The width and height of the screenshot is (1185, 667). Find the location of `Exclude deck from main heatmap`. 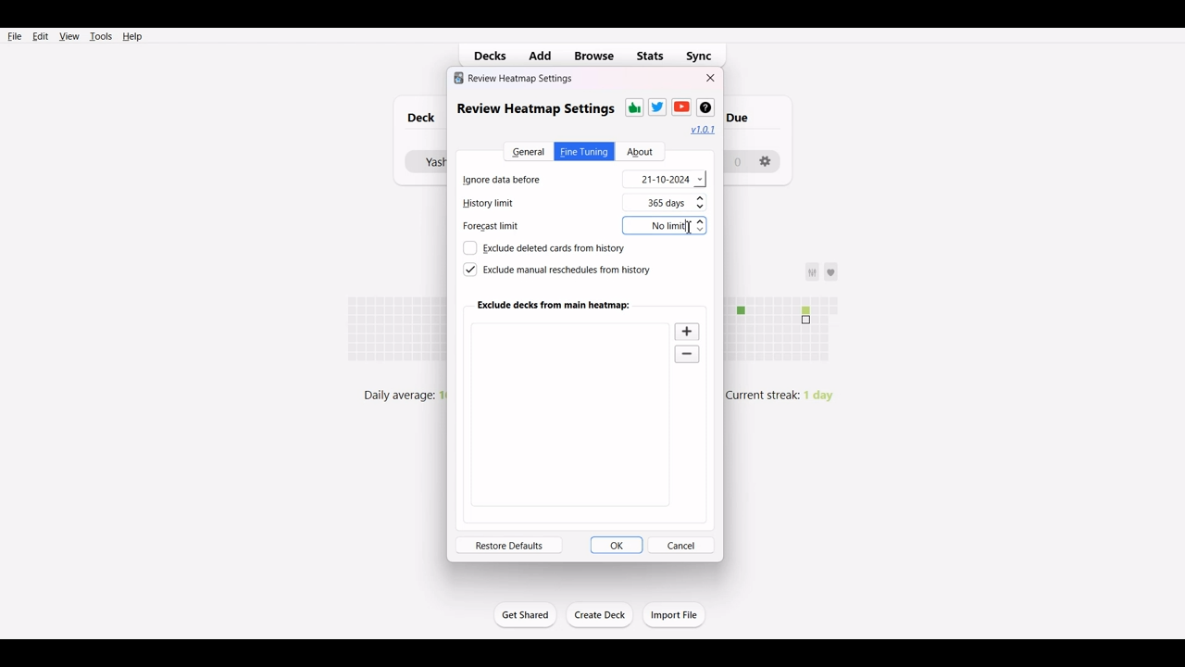

Exclude deck from main heatmap is located at coordinates (555, 305).